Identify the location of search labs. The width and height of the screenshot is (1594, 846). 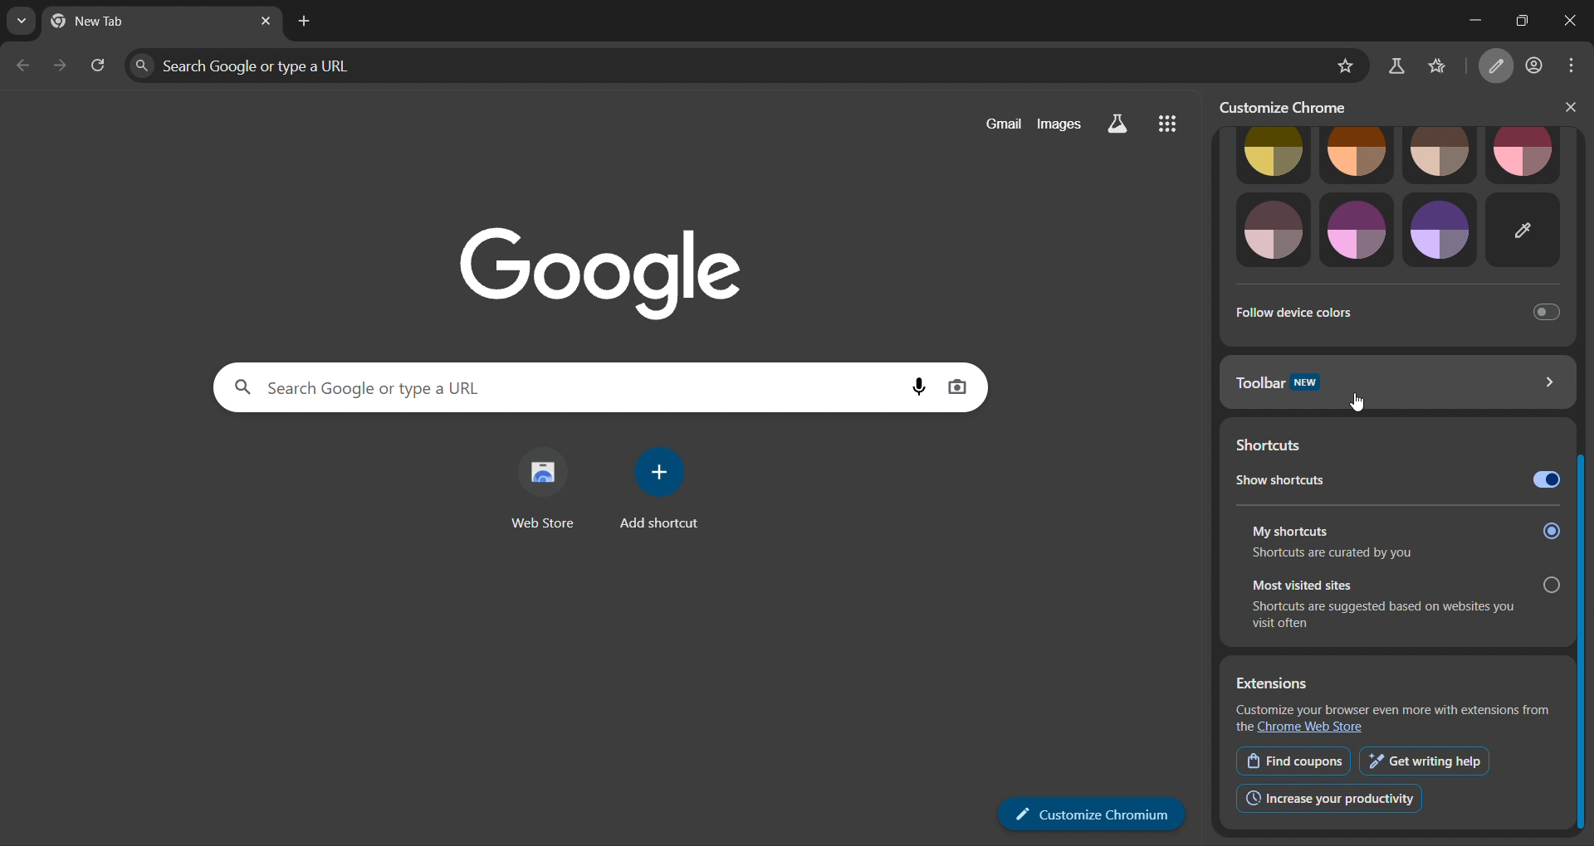
(1396, 66).